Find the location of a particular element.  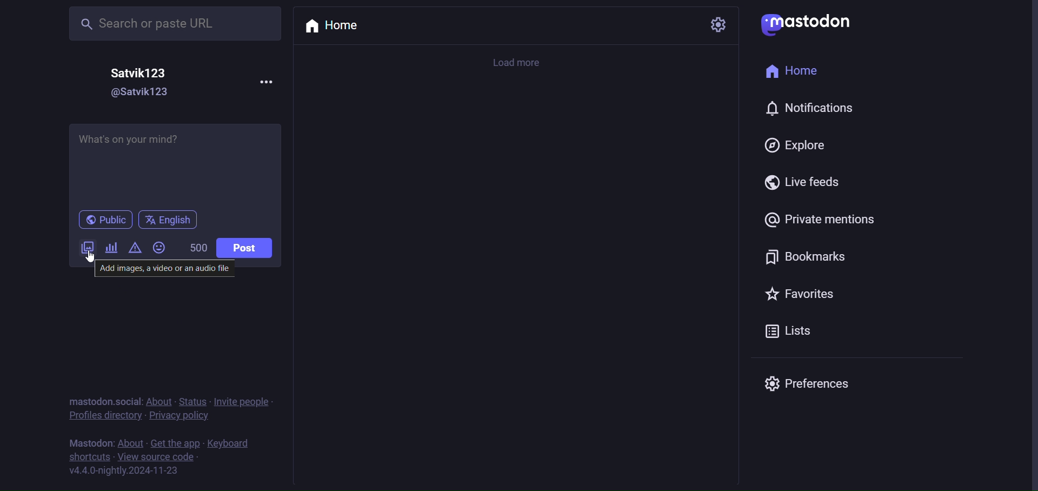

live feed is located at coordinates (801, 183).